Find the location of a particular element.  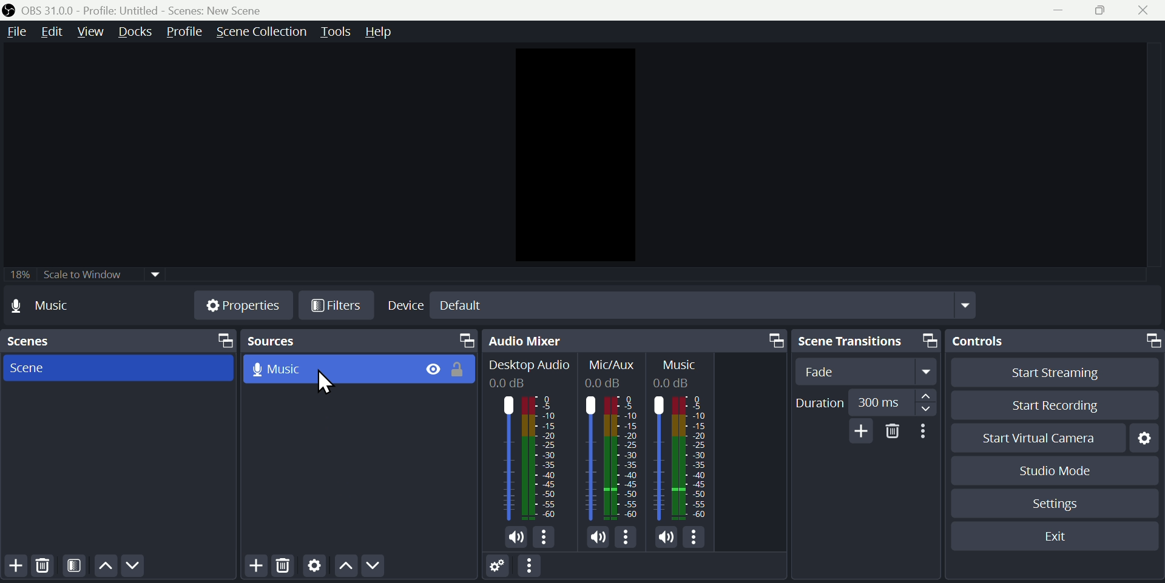

Studio mode is located at coordinates (1057, 470).